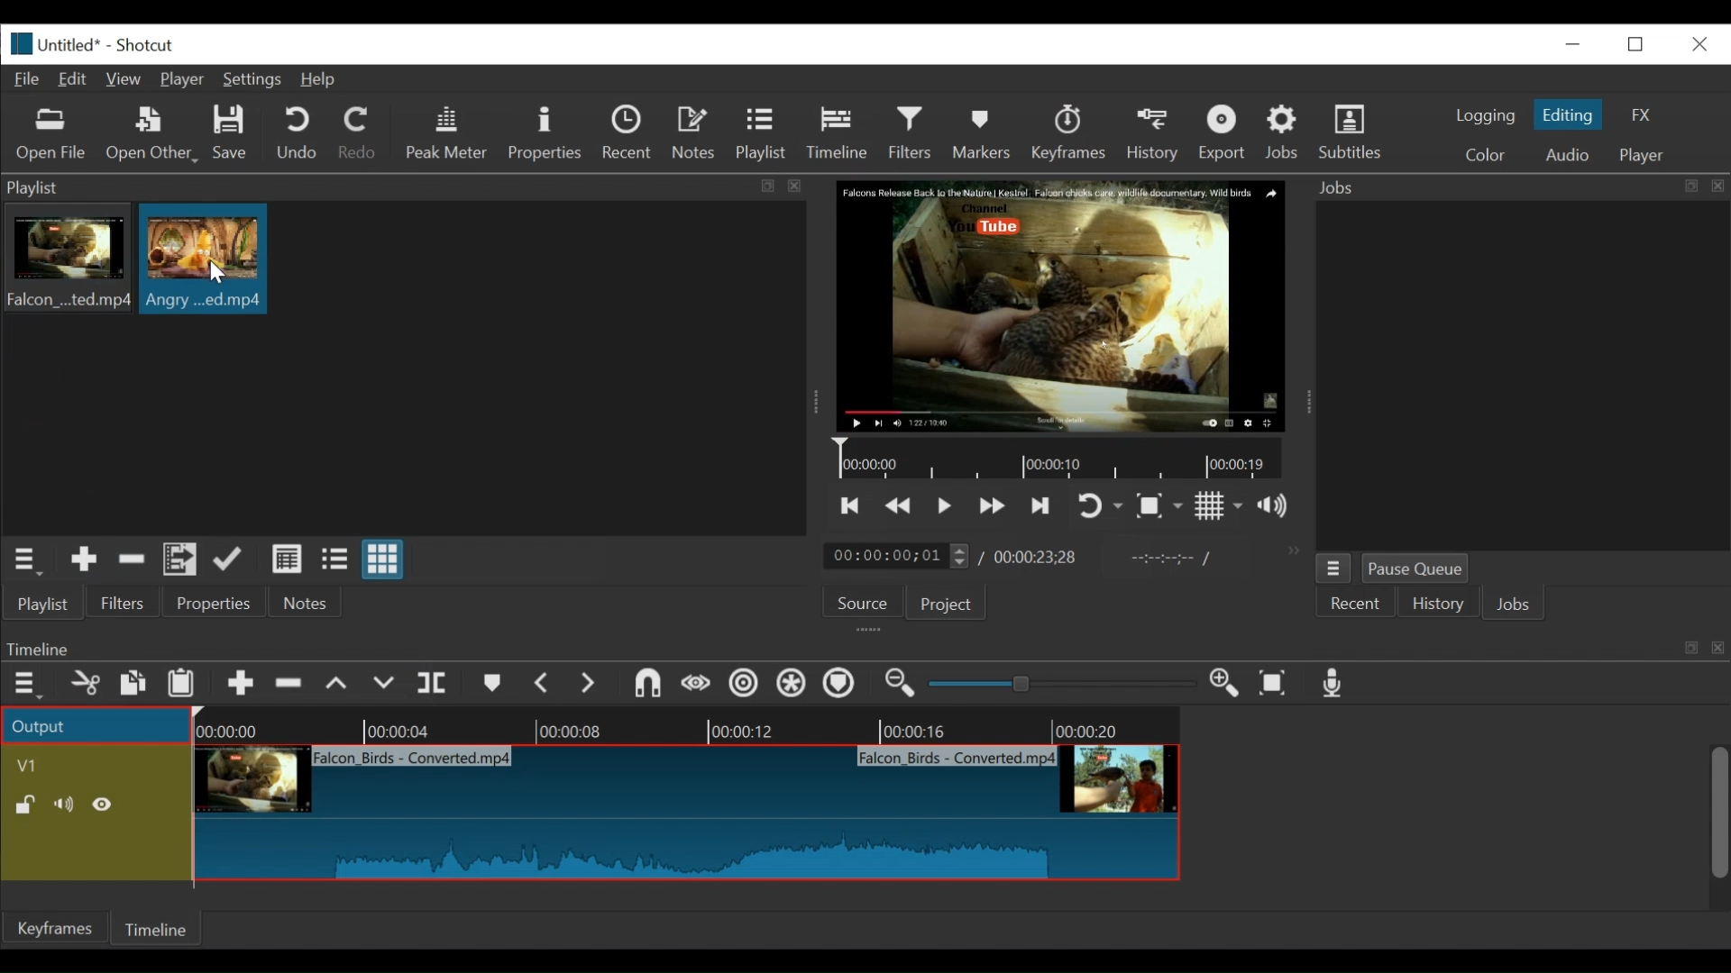  What do you see at coordinates (380, 560) in the screenshot?
I see `view as icons` at bounding box center [380, 560].